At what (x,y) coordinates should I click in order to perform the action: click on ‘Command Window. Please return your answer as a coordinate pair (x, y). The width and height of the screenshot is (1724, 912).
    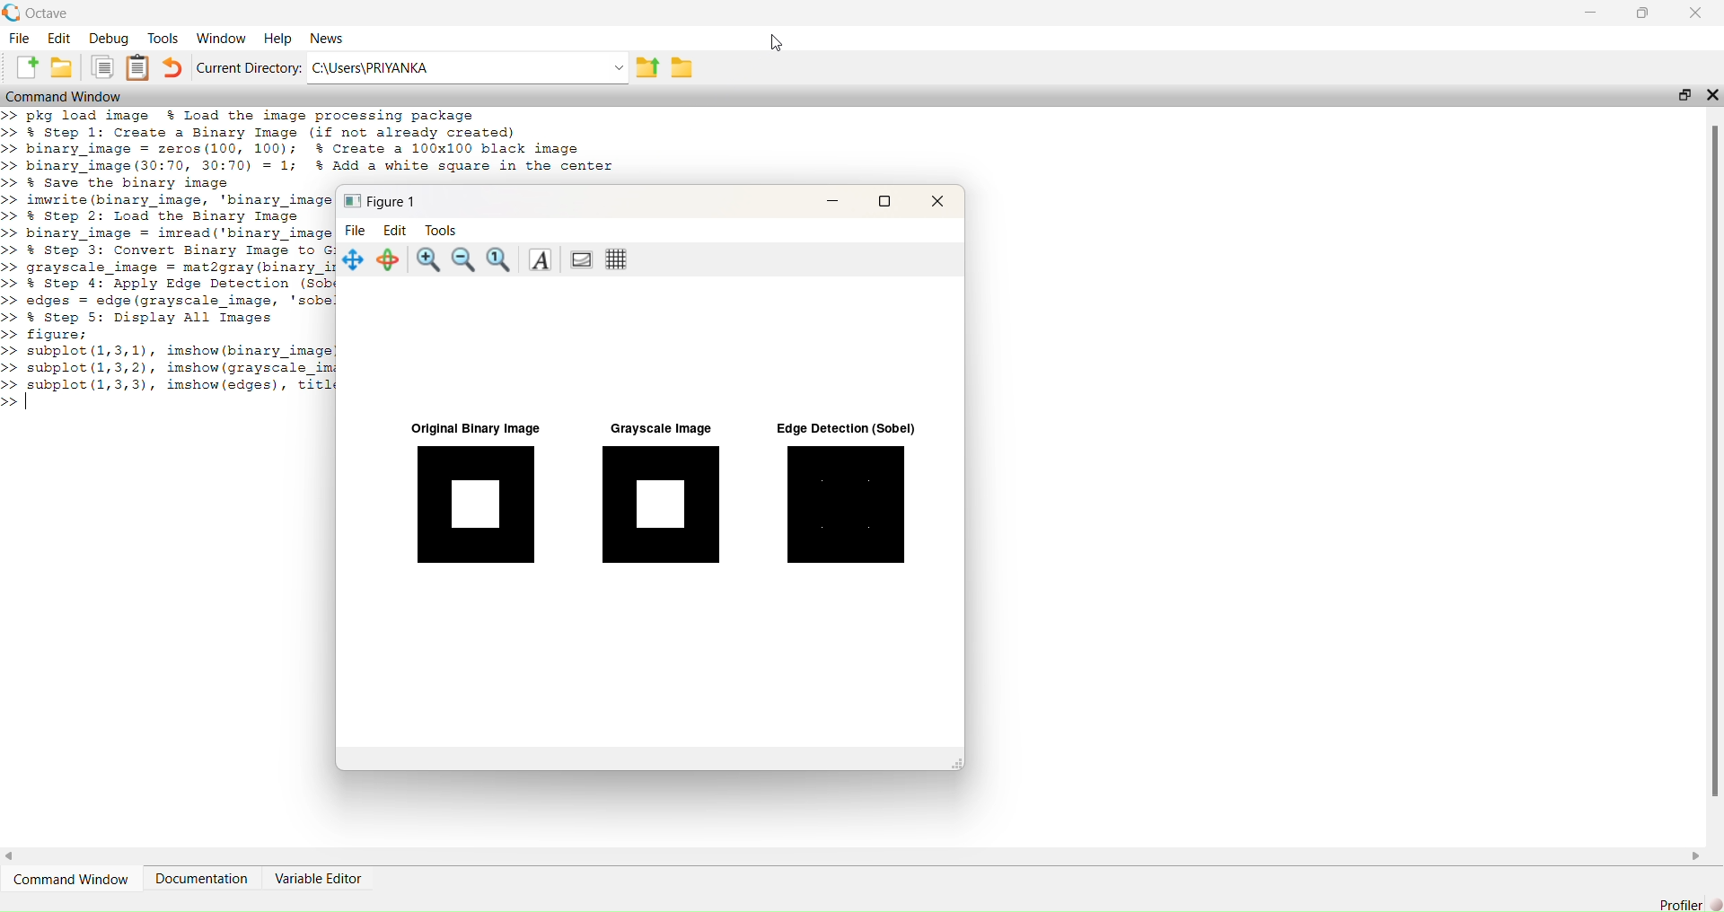
    Looking at the image, I should click on (72, 878).